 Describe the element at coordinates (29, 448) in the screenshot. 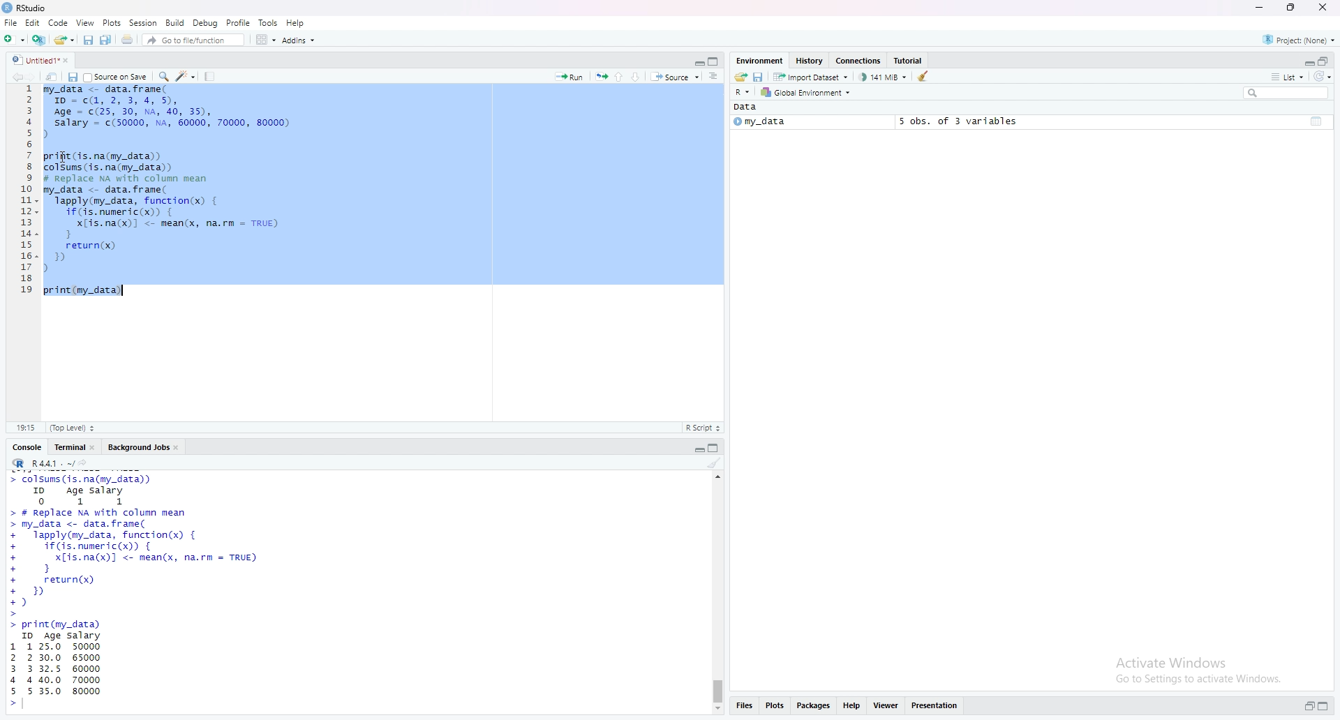

I see `console` at that location.